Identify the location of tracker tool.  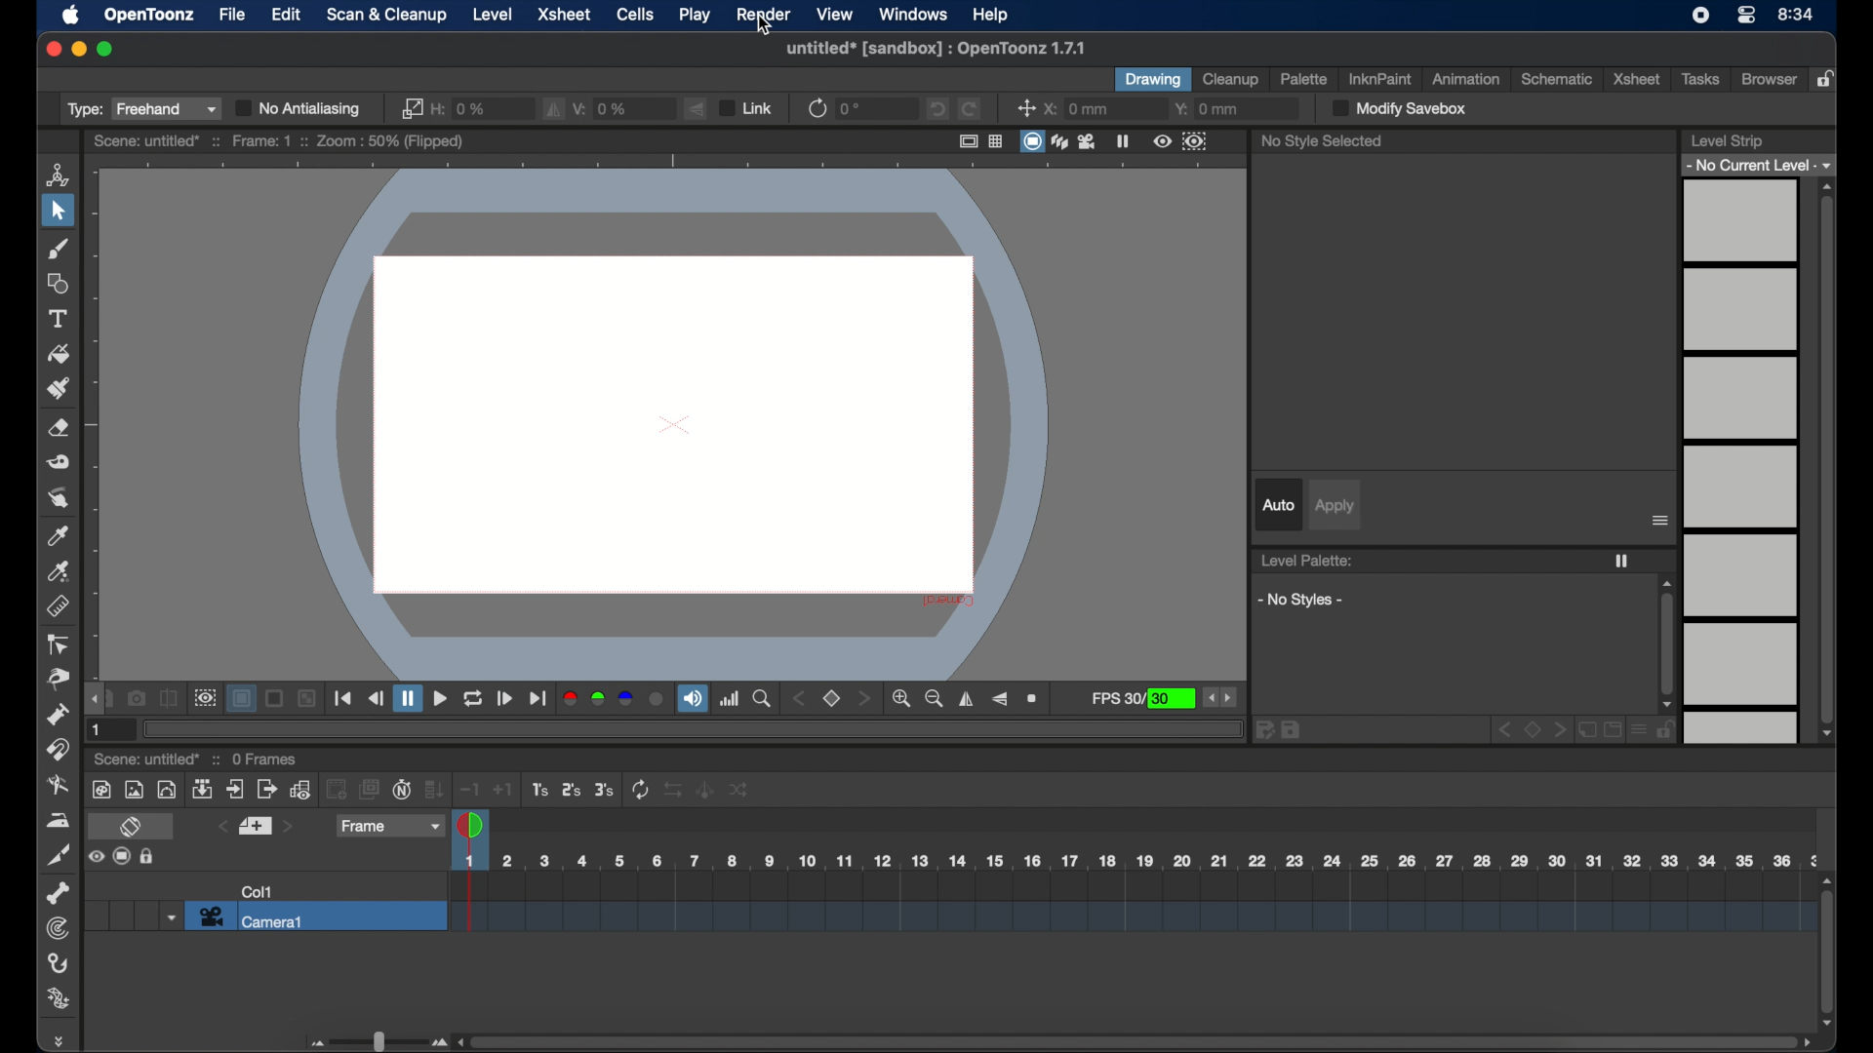
(57, 928).